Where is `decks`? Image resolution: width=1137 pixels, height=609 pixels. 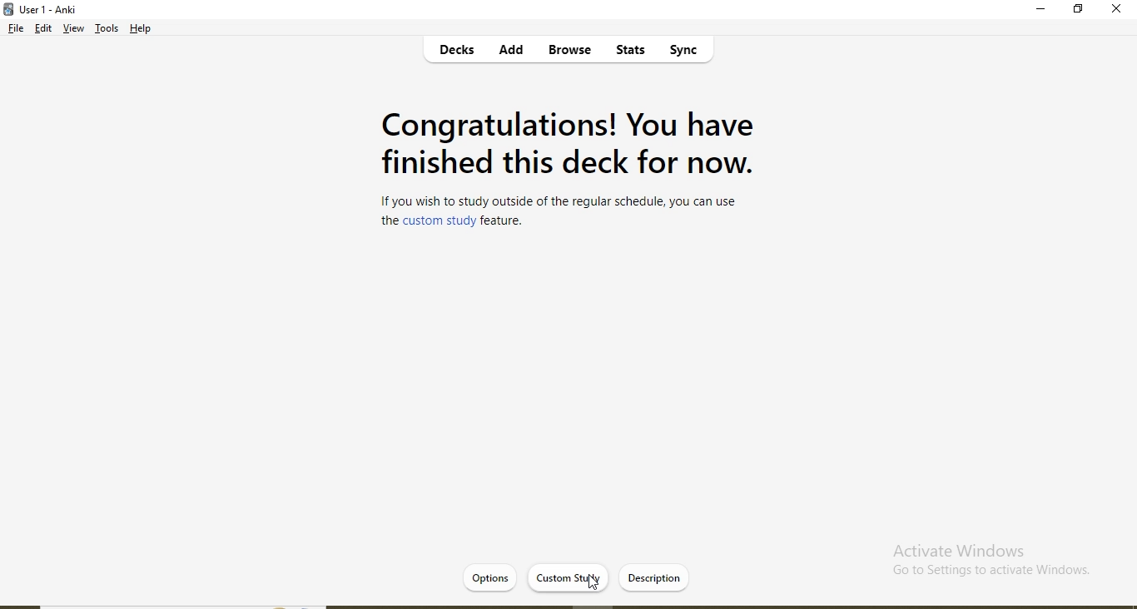 decks is located at coordinates (459, 52).